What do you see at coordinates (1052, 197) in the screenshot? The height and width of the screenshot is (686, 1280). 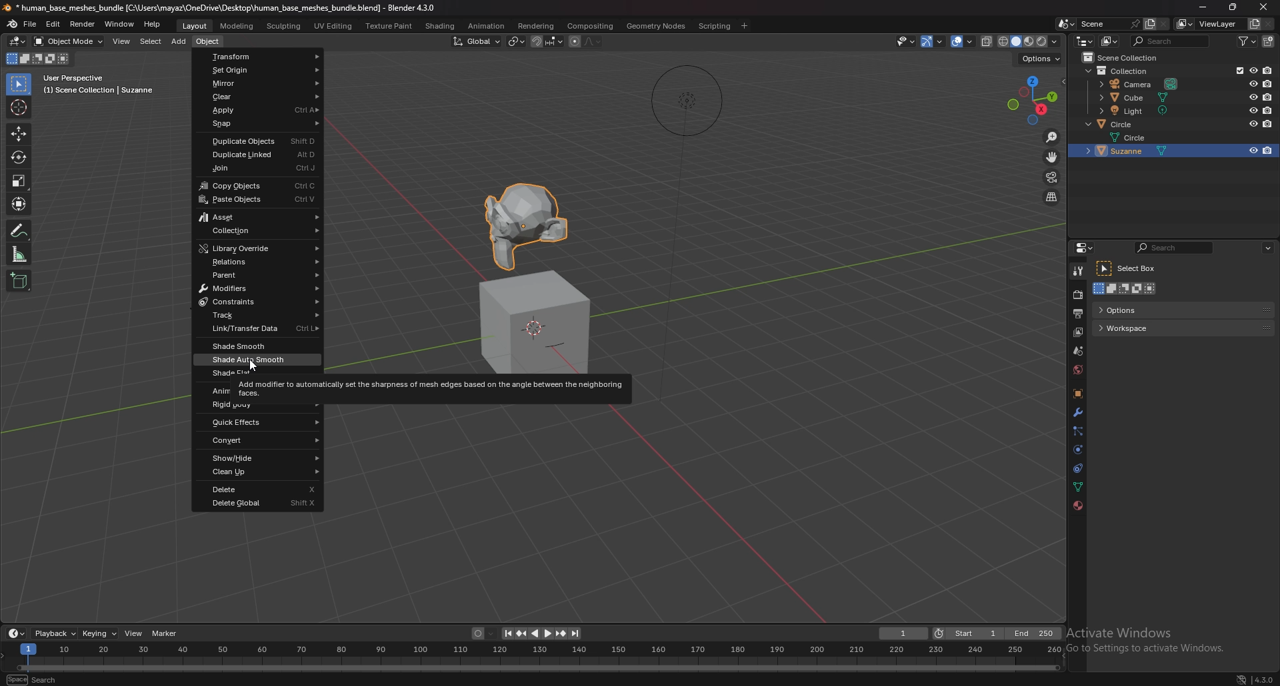 I see `perspective/prthographic` at bounding box center [1052, 197].